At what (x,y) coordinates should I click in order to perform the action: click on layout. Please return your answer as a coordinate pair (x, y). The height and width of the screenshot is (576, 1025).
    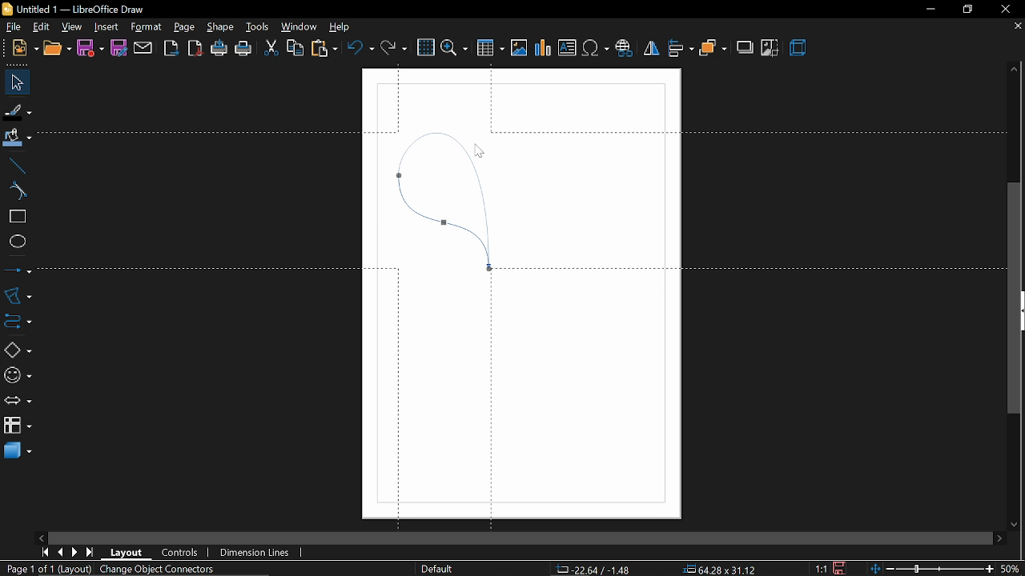
    Looking at the image, I should click on (127, 553).